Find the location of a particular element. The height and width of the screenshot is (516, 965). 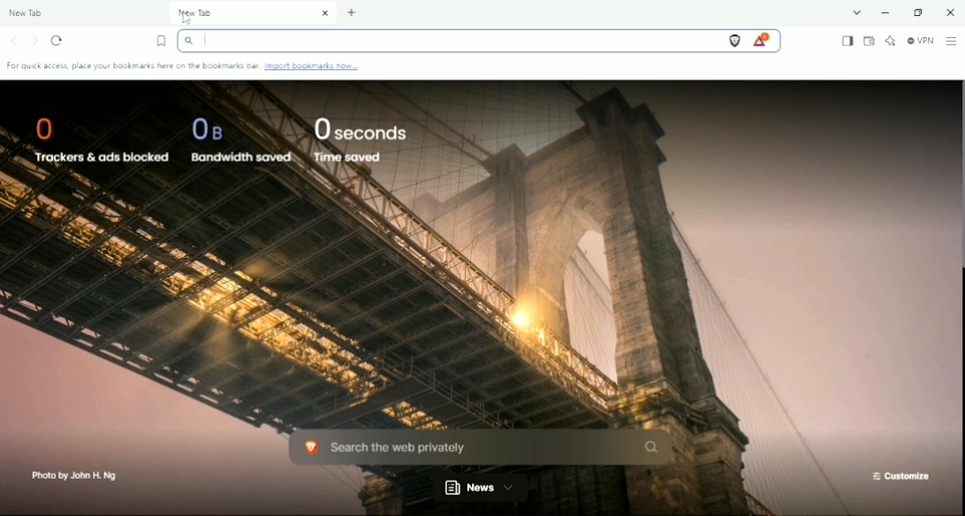

For quick access, place your bookmarks here on the bookmarks bar. Import bookmarks now.. is located at coordinates (187, 66).